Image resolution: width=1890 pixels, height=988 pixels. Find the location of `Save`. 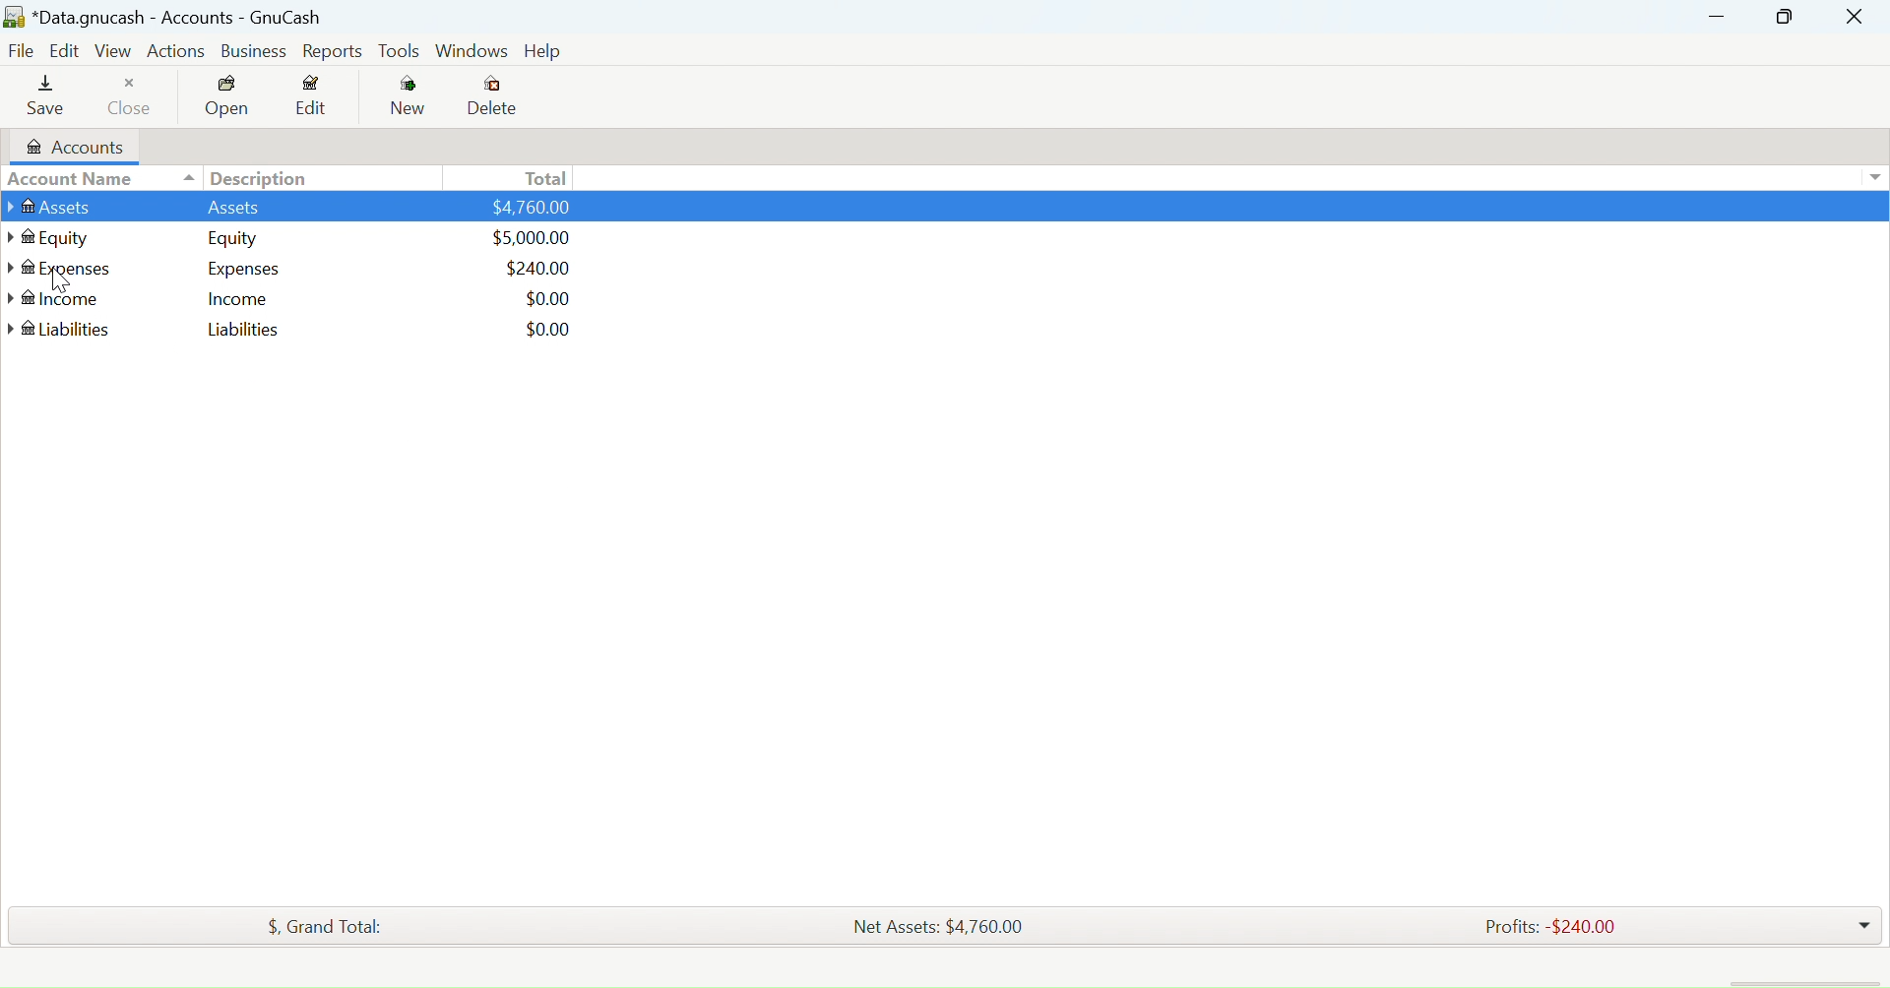

Save is located at coordinates (51, 97).